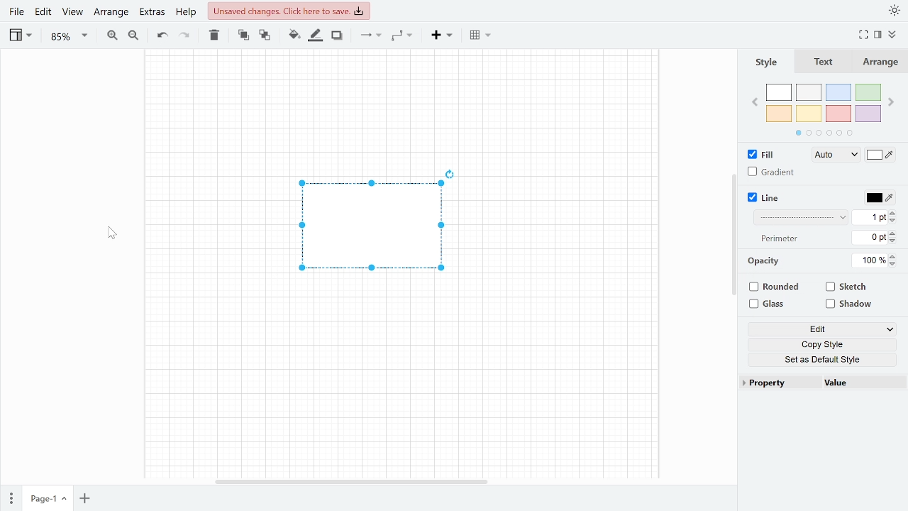  What do you see at coordinates (733, 231) in the screenshot?
I see `scroll bar` at bounding box center [733, 231].